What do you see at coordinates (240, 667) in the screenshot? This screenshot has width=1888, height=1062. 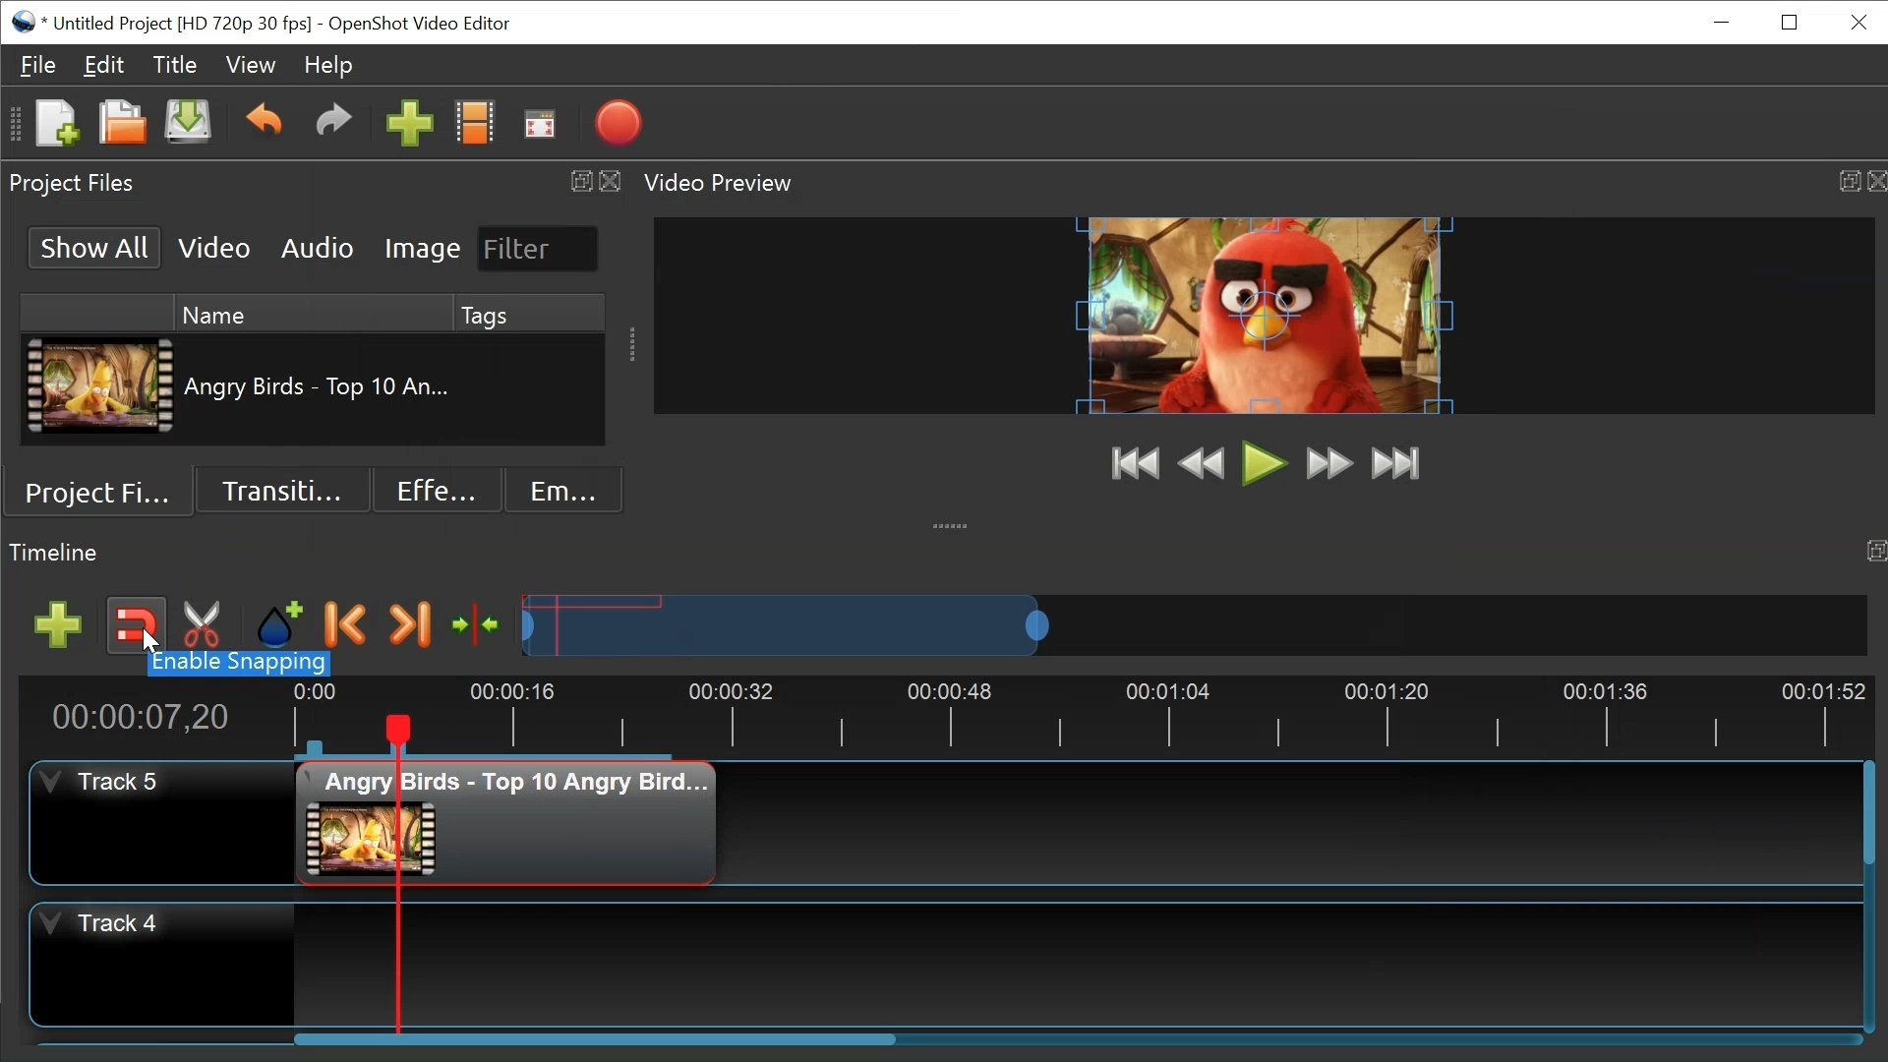 I see `Enable Snapping tooltip` at bounding box center [240, 667].